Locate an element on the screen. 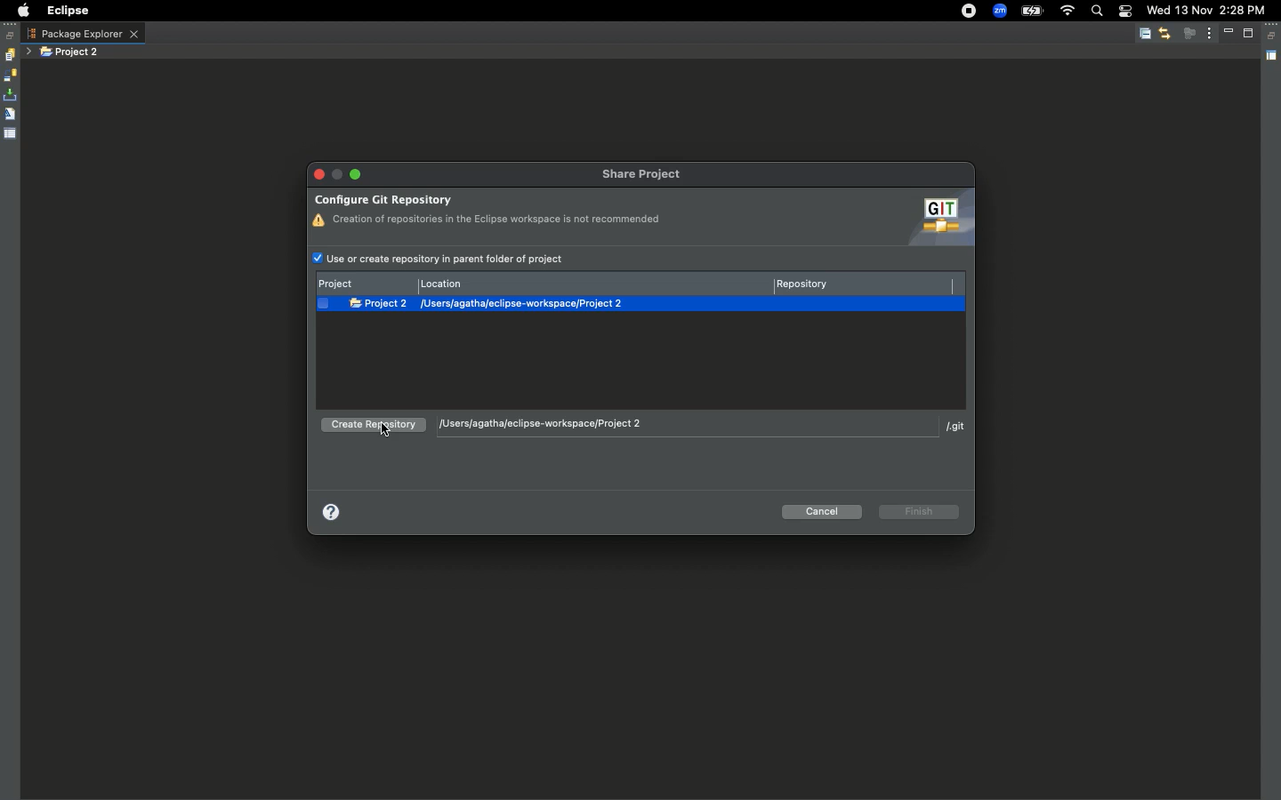  Internet is located at coordinates (1067, 12).